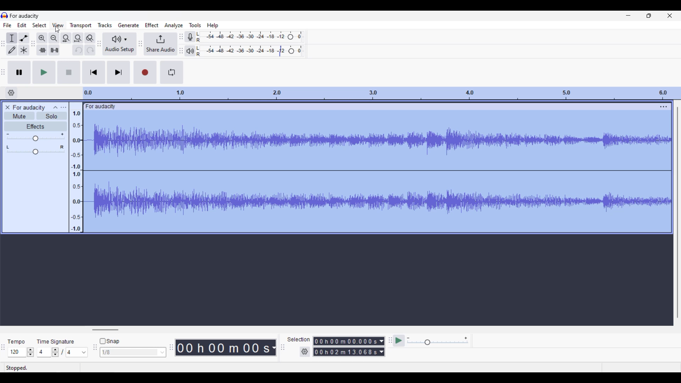  Describe the element at coordinates (151, 25) in the screenshot. I see `Effect menu` at that location.